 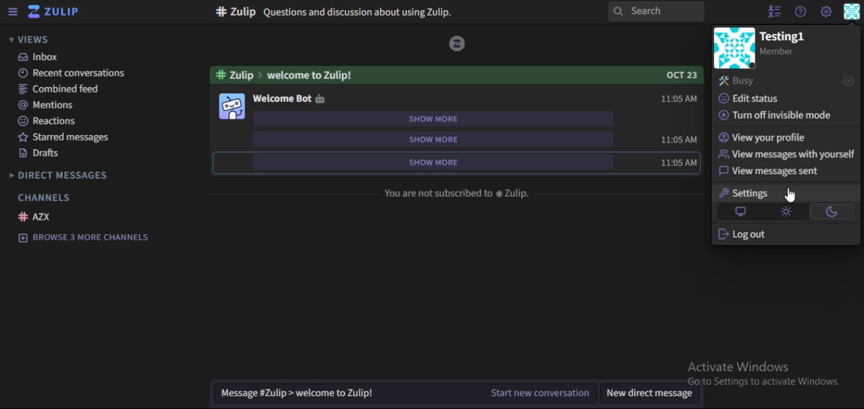 What do you see at coordinates (734, 49) in the screenshot?
I see `image` at bounding box center [734, 49].